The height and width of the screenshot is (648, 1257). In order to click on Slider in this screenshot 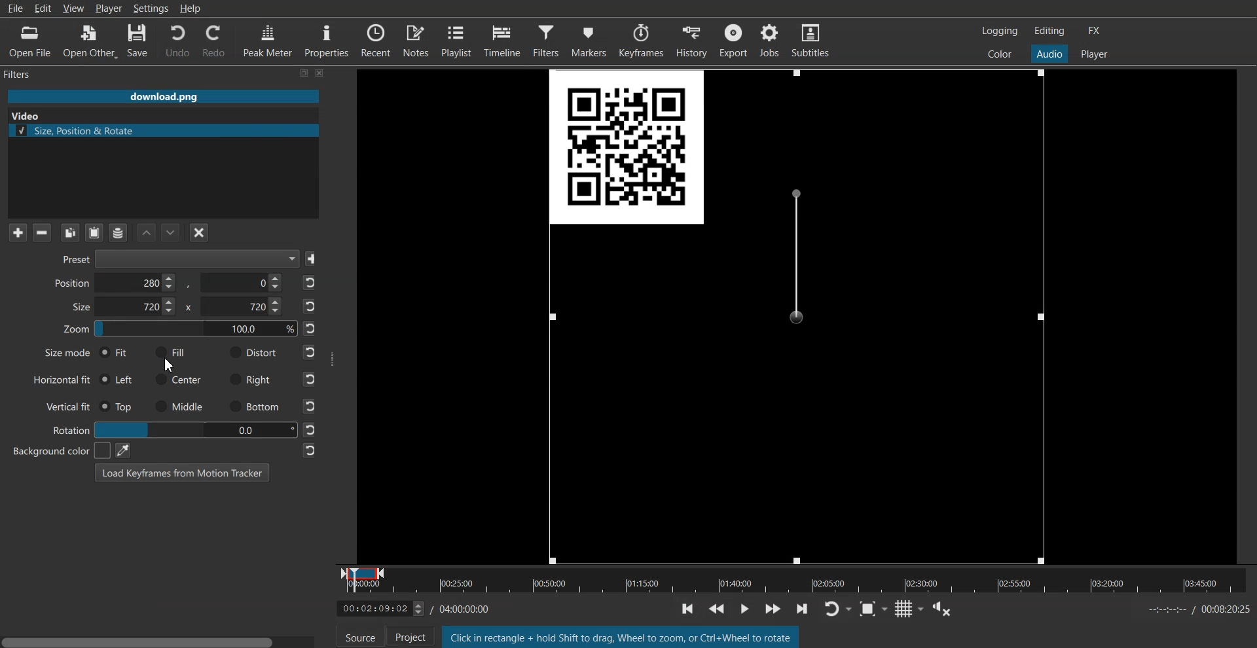, I will do `click(796, 588)`.